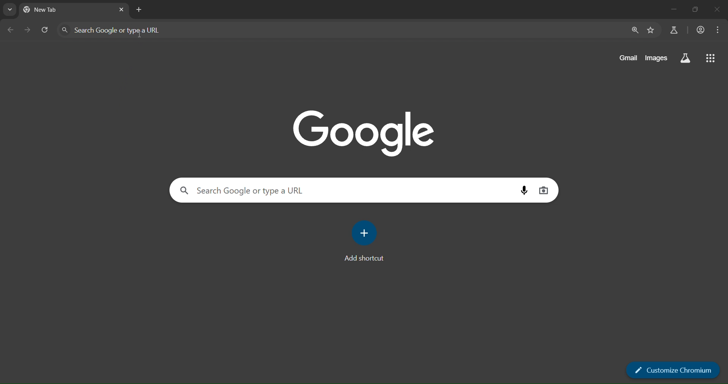 The image size is (728, 384). Describe the element at coordinates (712, 58) in the screenshot. I see `google apps` at that location.